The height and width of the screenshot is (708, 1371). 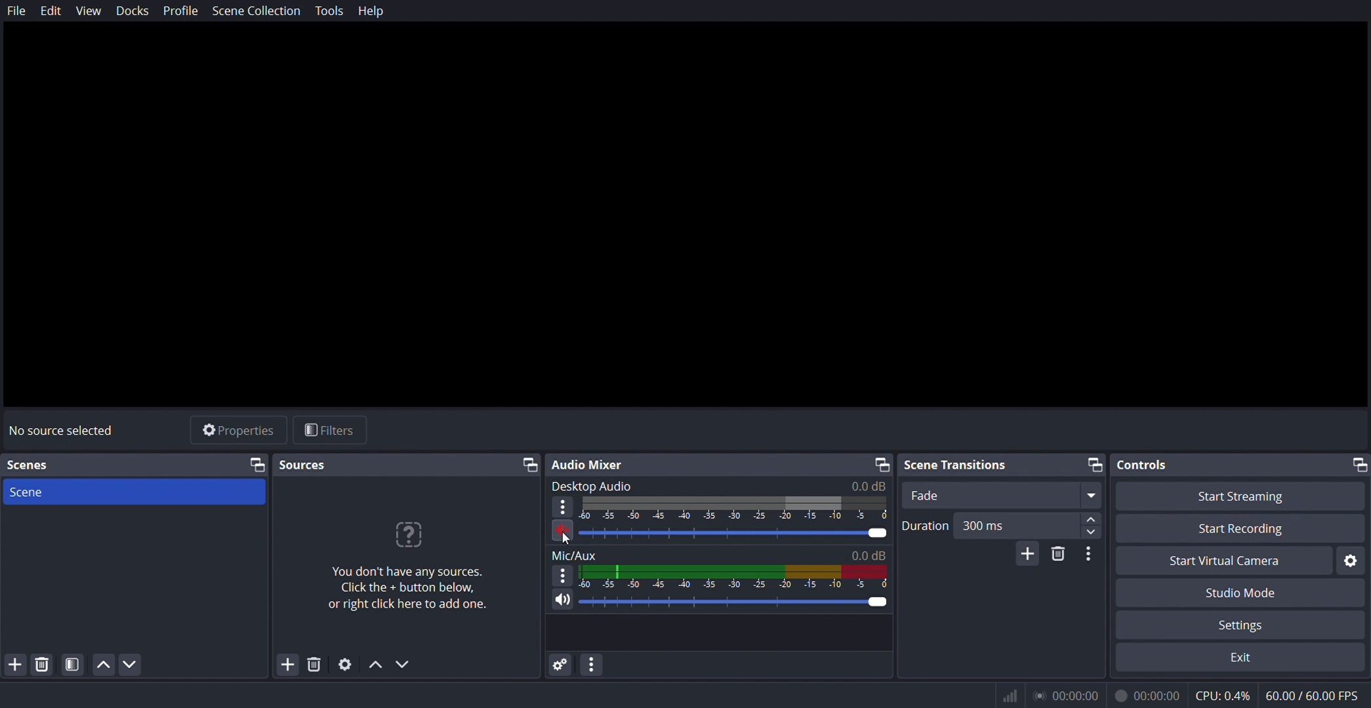 What do you see at coordinates (316, 663) in the screenshot?
I see `delete sources` at bounding box center [316, 663].